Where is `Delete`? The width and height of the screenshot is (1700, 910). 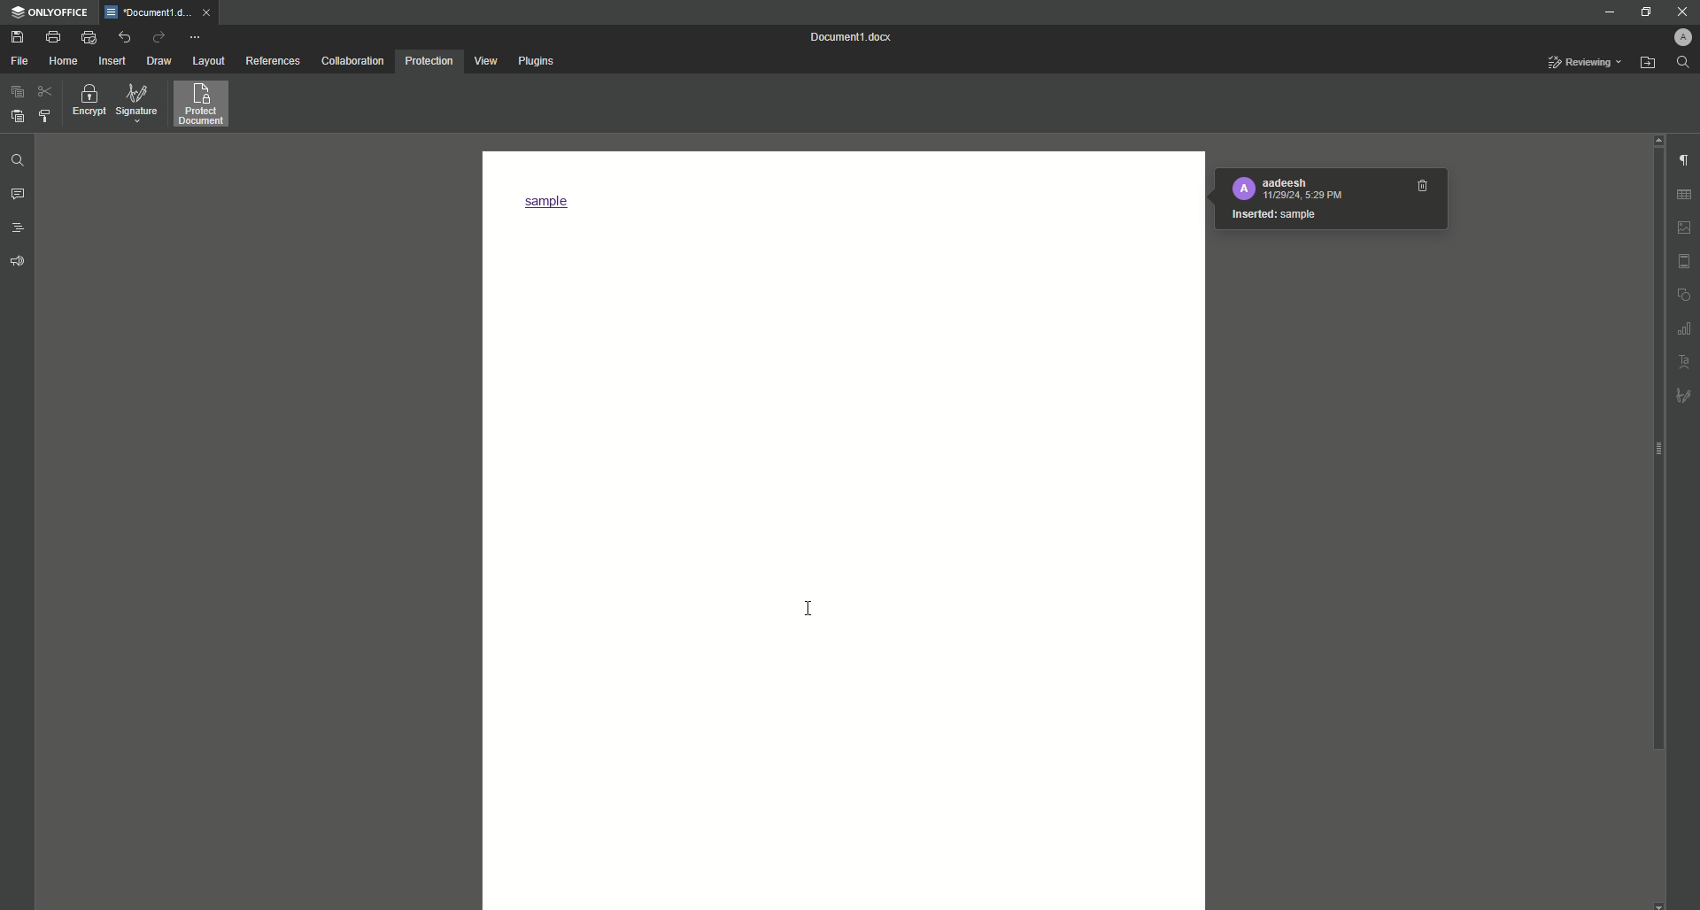
Delete is located at coordinates (1423, 186).